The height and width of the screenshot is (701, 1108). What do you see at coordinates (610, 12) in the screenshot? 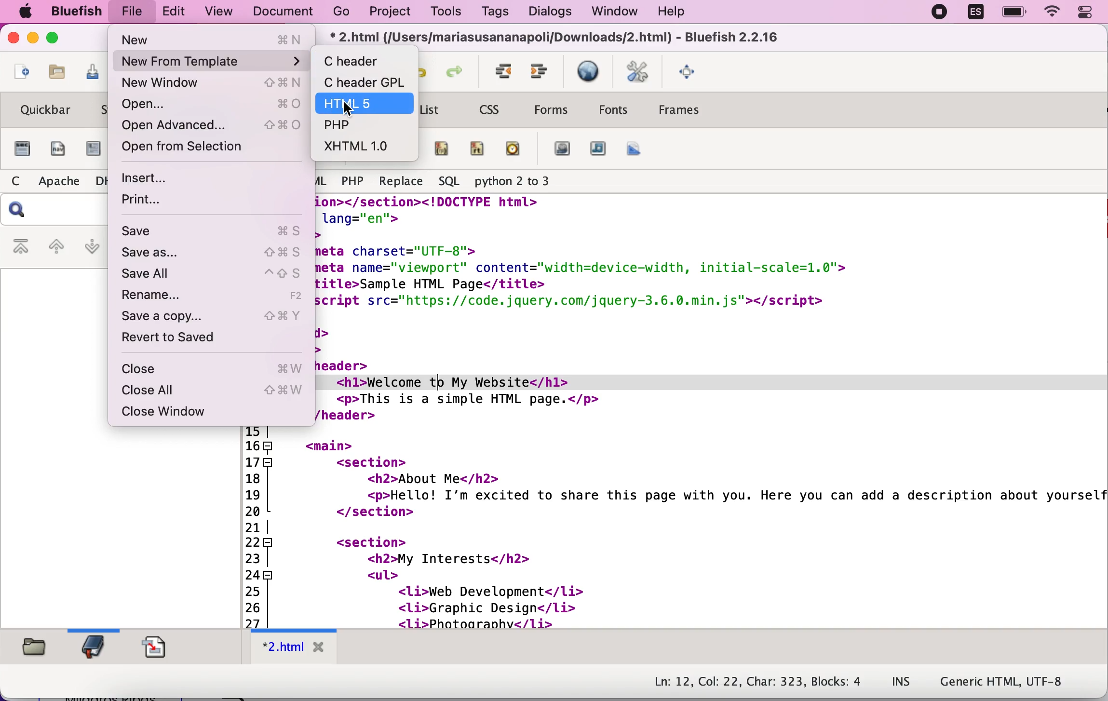
I see `window` at bounding box center [610, 12].